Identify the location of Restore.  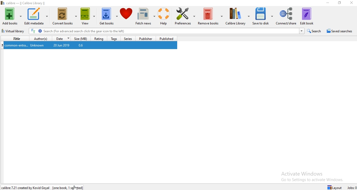
(339, 3).